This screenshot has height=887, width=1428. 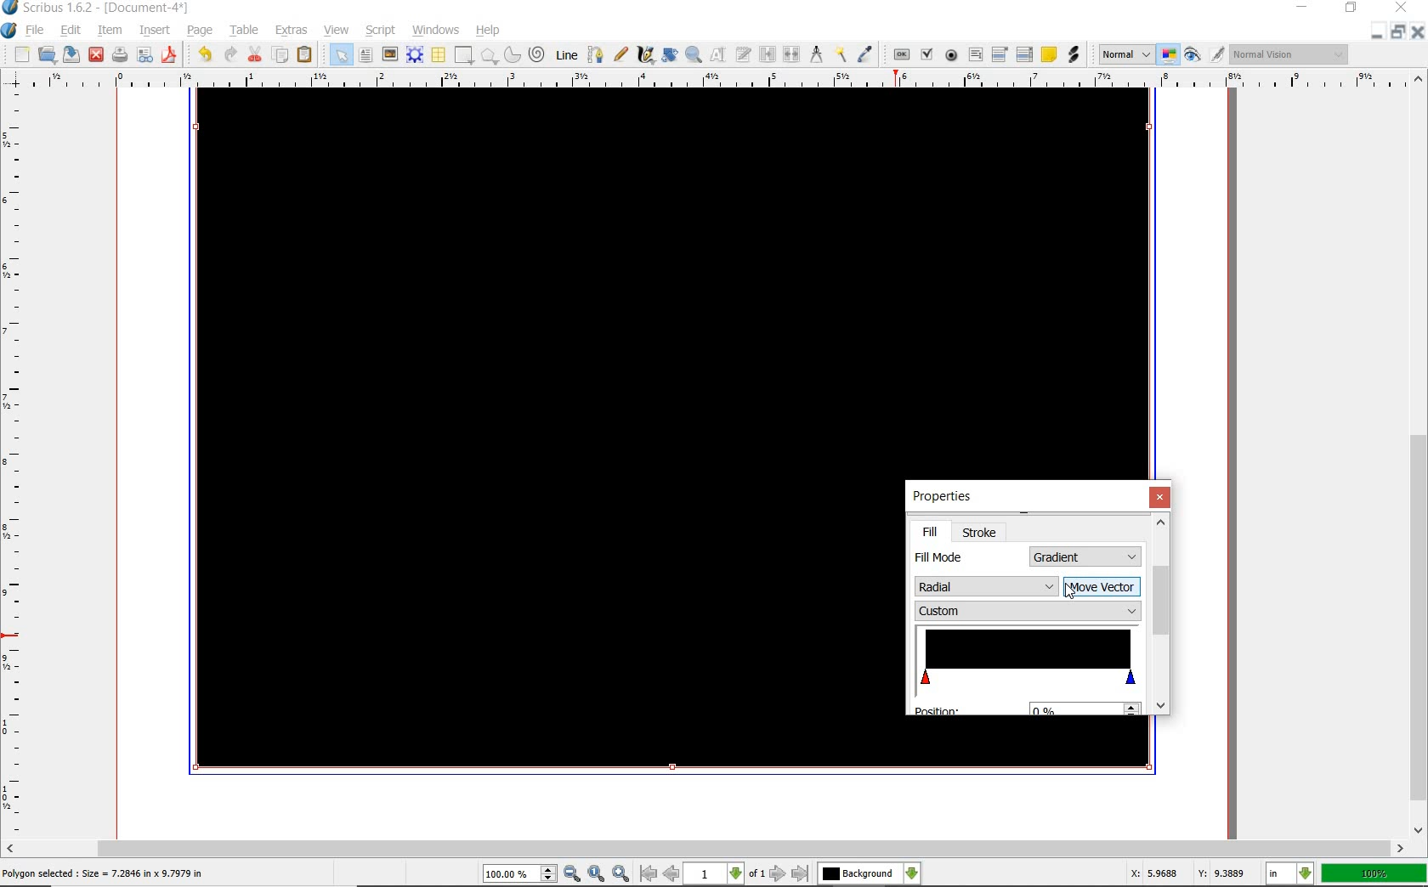 I want to click on save as pdf, so click(x=170, y=54).